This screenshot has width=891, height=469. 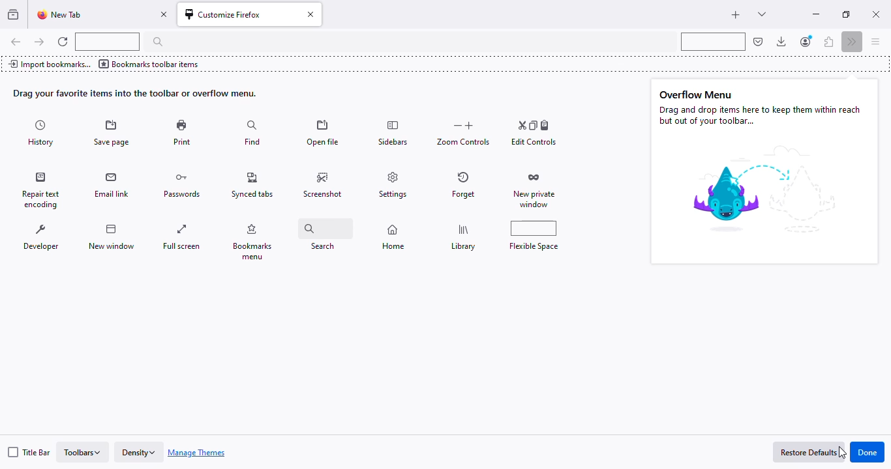 What do you see at coordinates (462, 134) in the screenshot?
I see `zoom controls` at bounding box center [462, 134].